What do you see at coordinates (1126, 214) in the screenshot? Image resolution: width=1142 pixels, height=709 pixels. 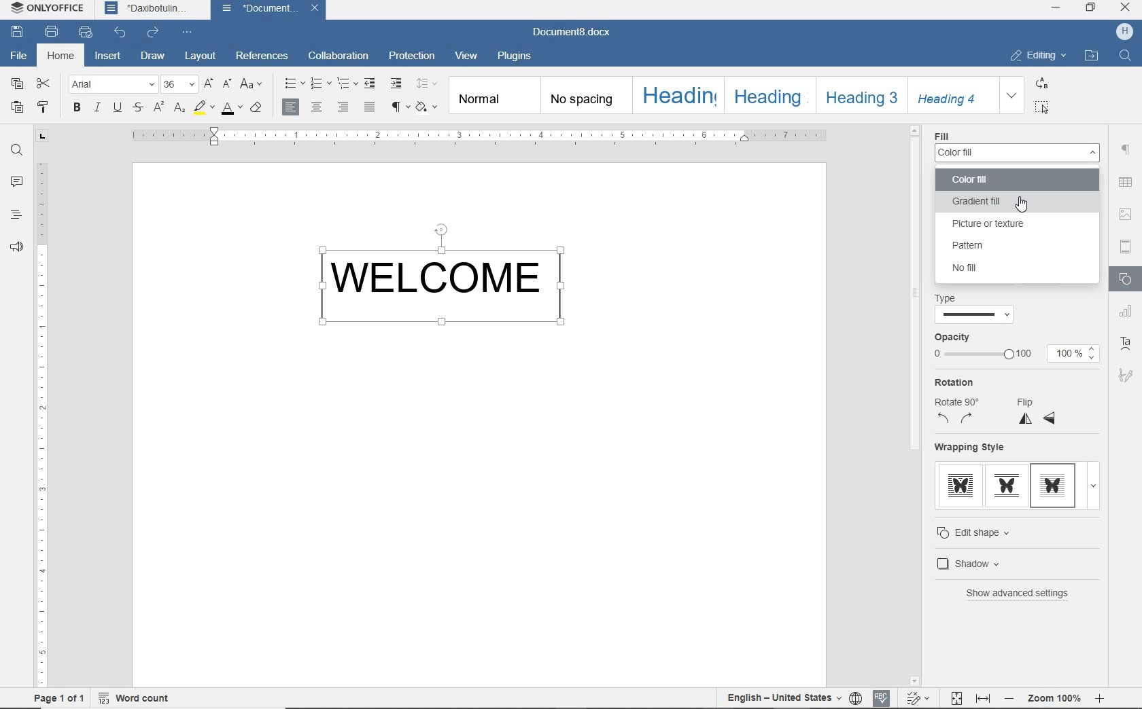 I see `IMAGE` at bounding box center [1126, 214].